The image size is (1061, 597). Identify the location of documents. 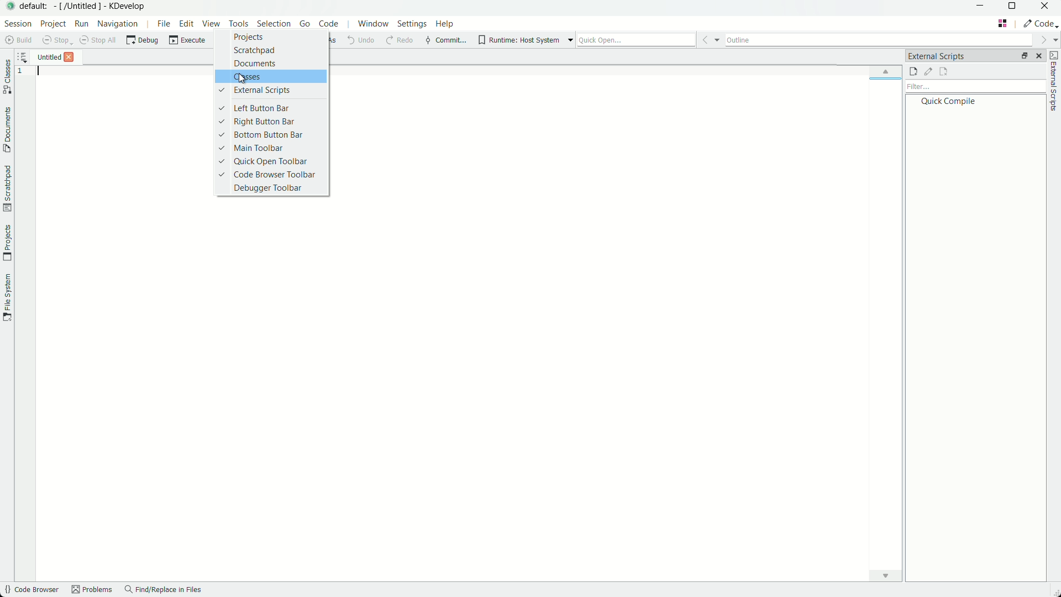
(7, 129).